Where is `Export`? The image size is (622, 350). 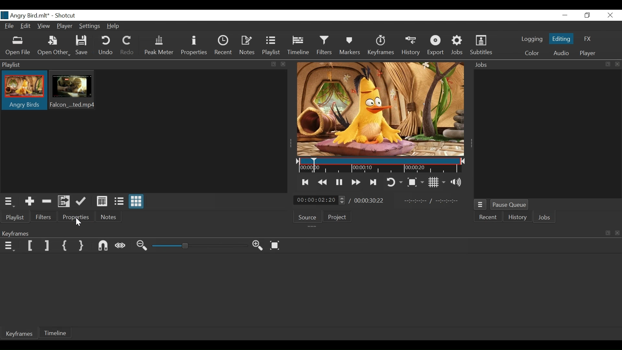 Export is located at coordinates (437, 46).